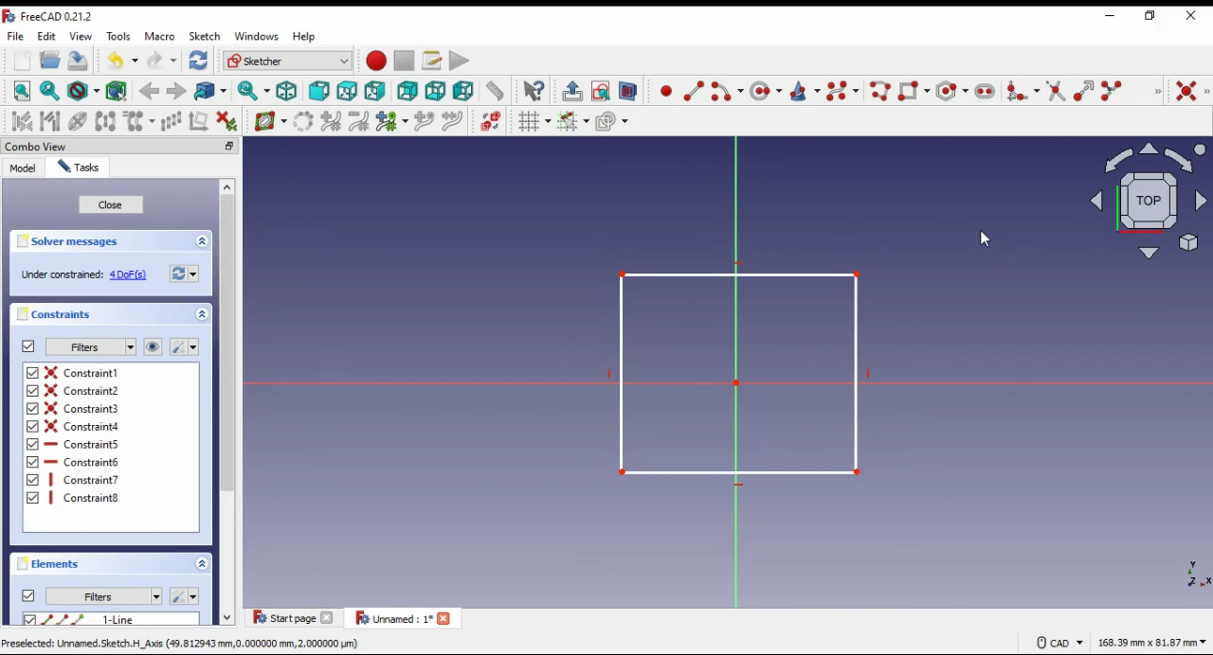 The width and height of the screenshot is (1213, 655). Describe the element at coordinates (184, 346) in the screenshot. I see `settings` at that location.